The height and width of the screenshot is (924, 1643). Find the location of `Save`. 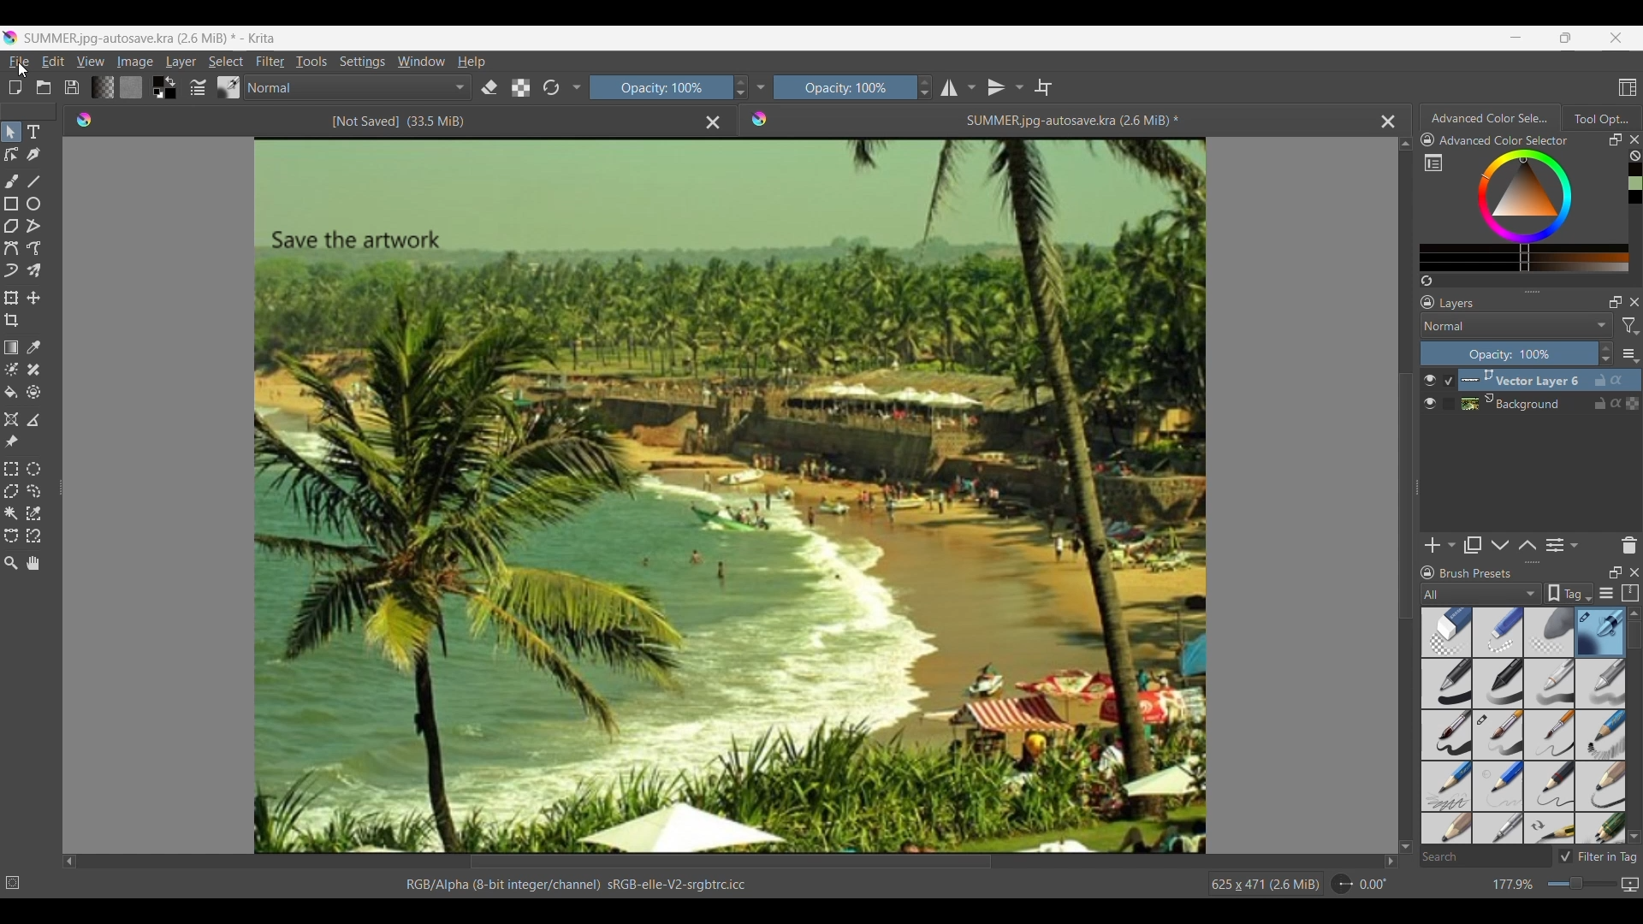

Save is located at coordinates (72, 87).